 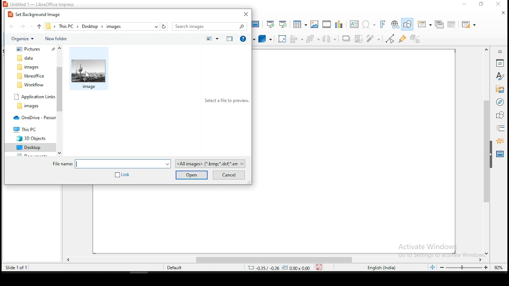 I want to click on charts, so click(x=340, y=25).